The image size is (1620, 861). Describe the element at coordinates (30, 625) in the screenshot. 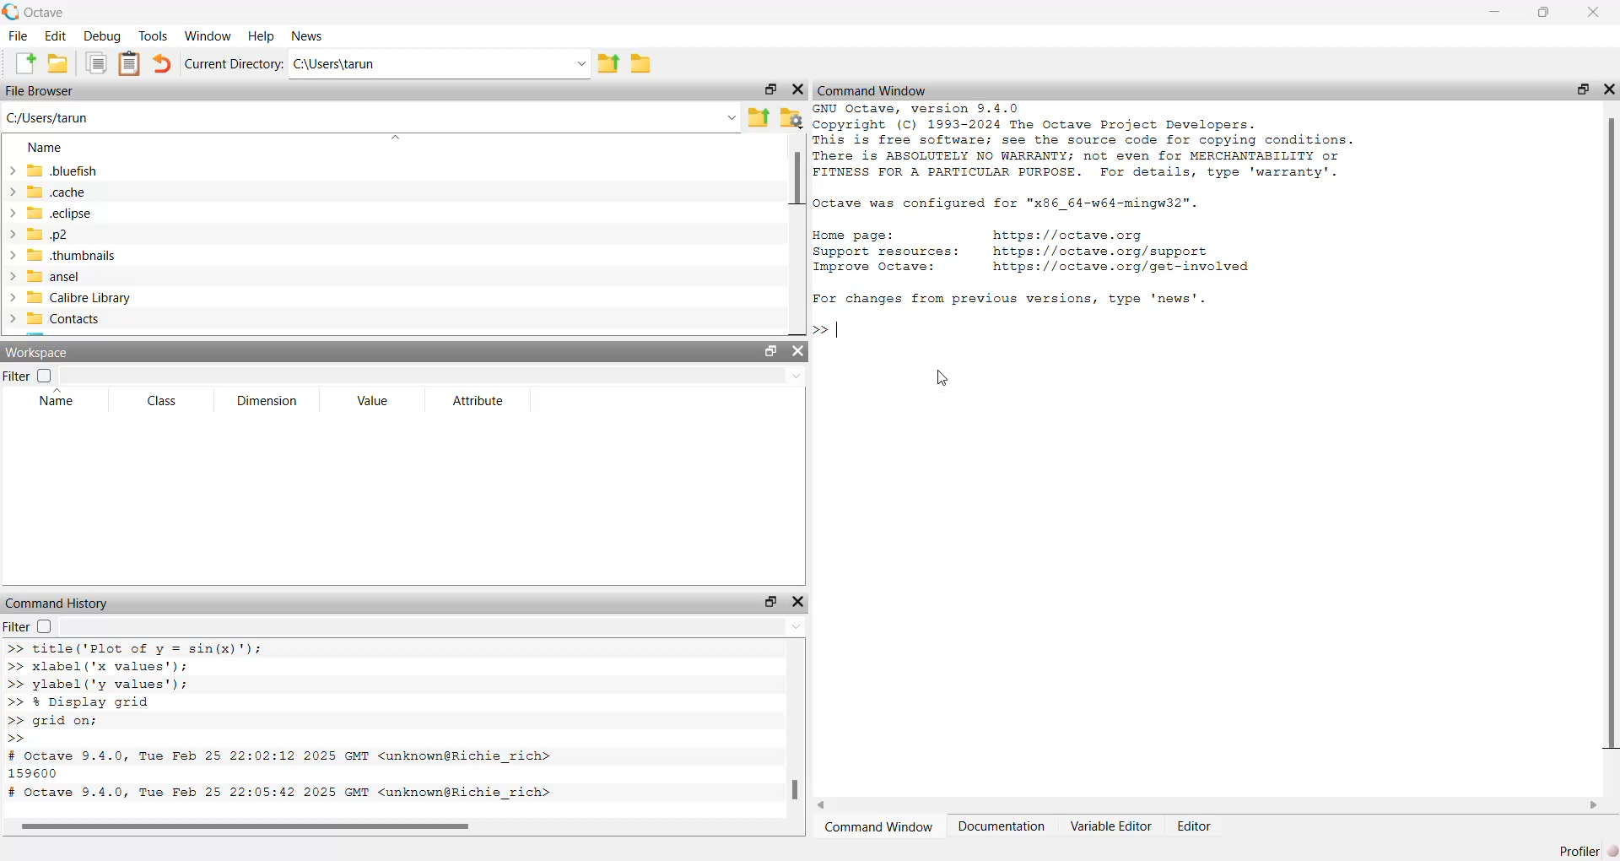

I see `Filter checkbox` at that location.